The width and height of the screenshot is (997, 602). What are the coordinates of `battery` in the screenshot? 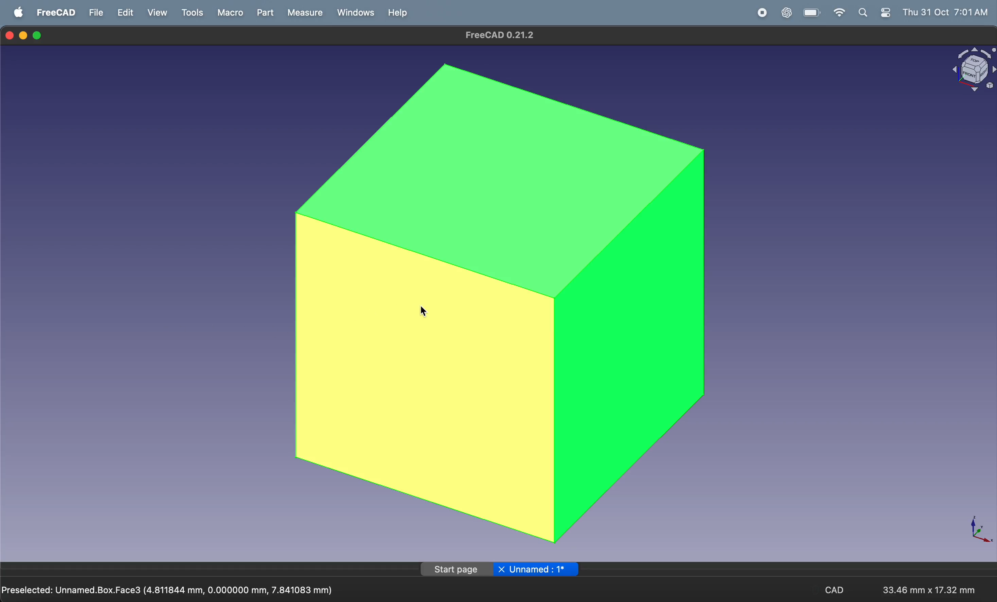 It's located at (810, 13).